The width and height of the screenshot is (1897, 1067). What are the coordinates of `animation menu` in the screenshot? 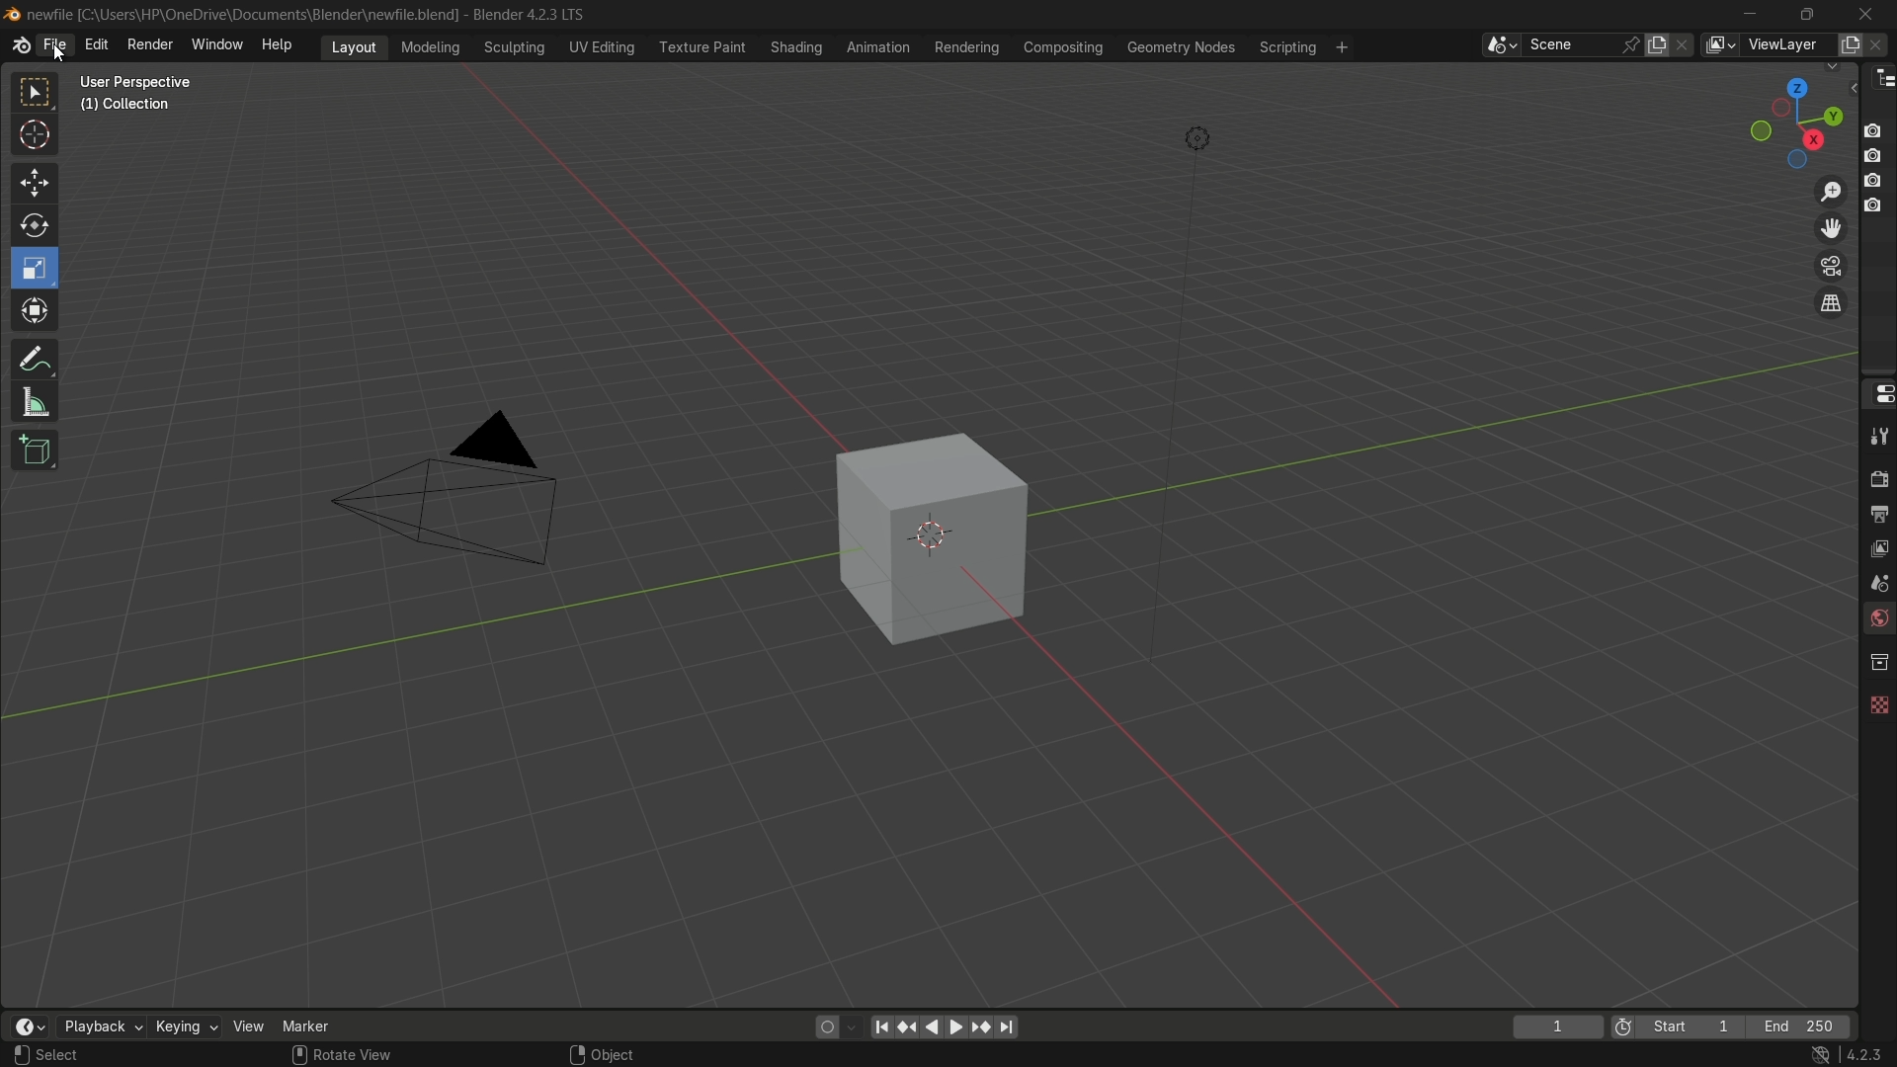 It's located at (878, 46).